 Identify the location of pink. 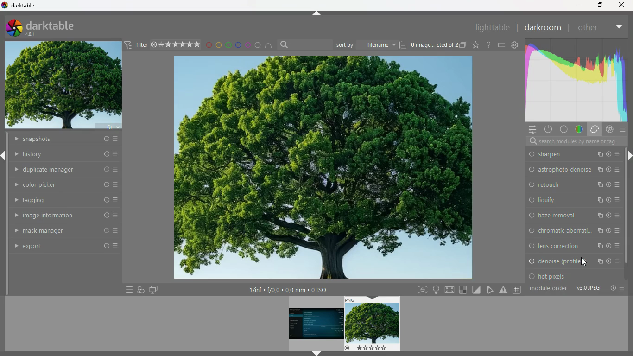
(248, 45).